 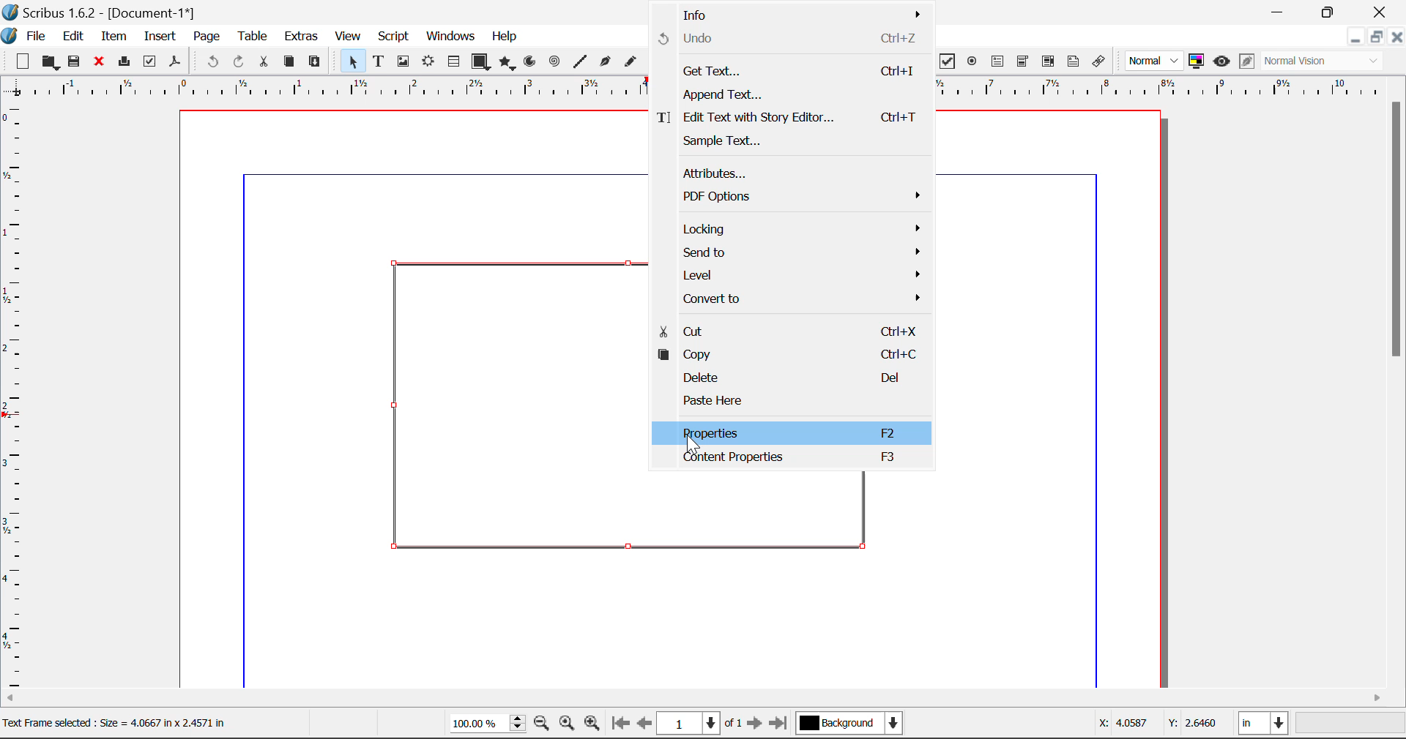 I want to click on Zoom Out, so click(x=543, y=725).